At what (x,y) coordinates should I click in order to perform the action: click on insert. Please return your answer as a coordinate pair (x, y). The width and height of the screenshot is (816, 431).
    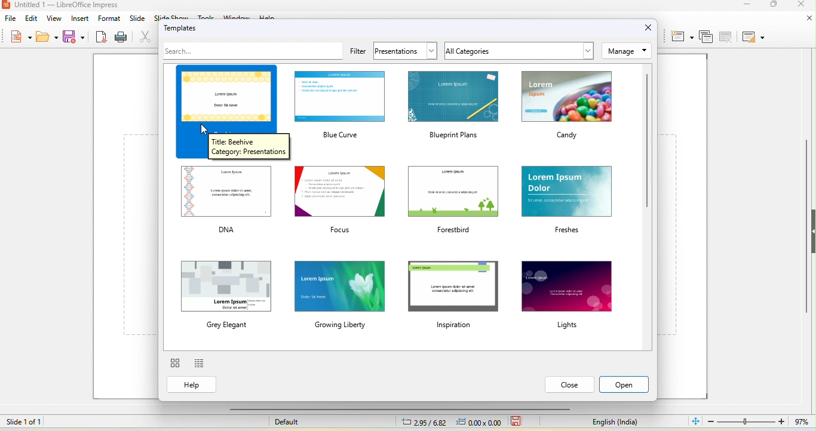
    Looking at the image, I should click on (79, 18).